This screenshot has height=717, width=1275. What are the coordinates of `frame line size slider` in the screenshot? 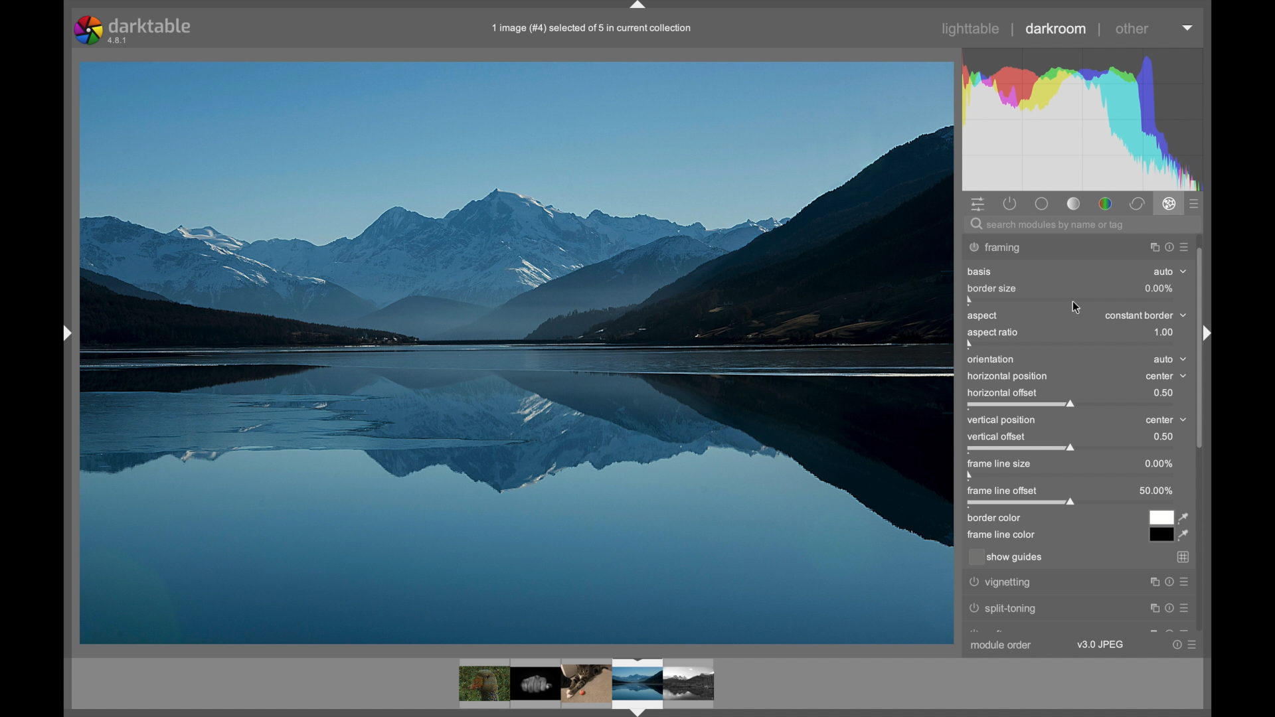 It's located at (999, 470).